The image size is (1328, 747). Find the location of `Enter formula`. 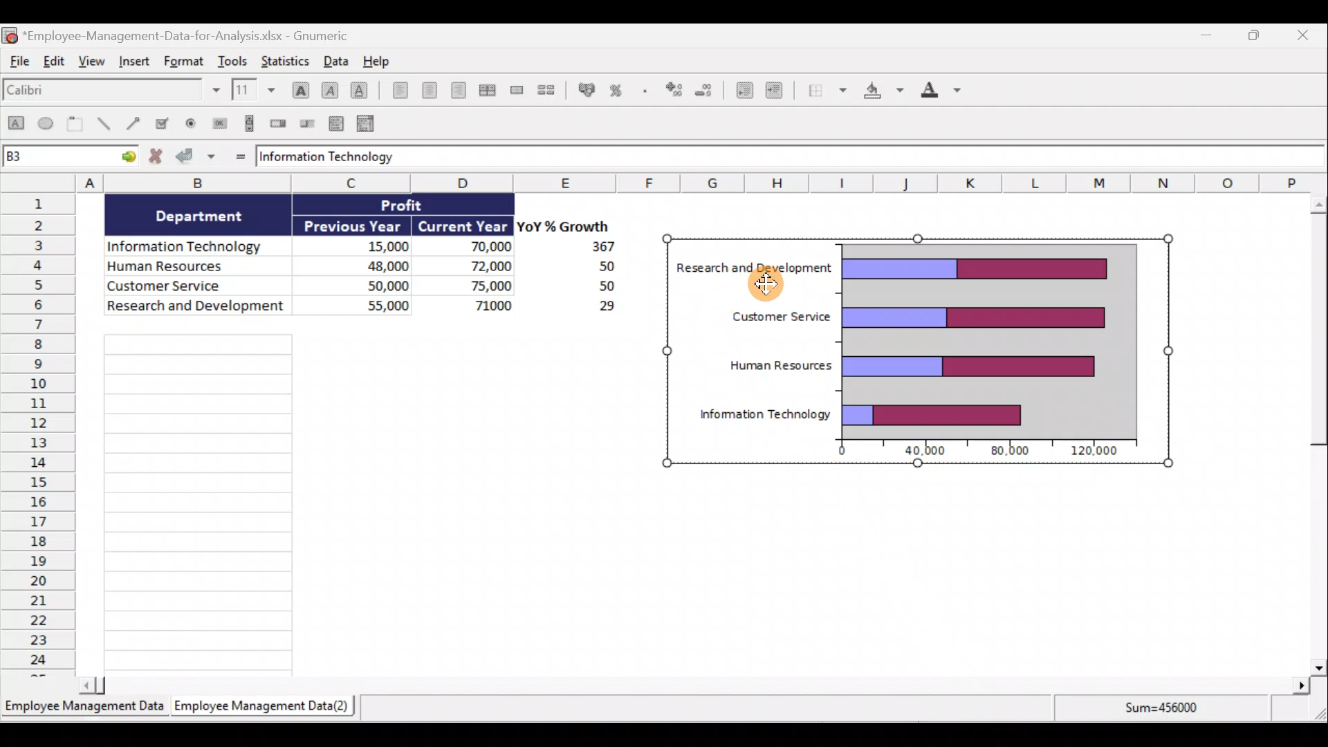

Enter formula is located at coordinates (237, 156).